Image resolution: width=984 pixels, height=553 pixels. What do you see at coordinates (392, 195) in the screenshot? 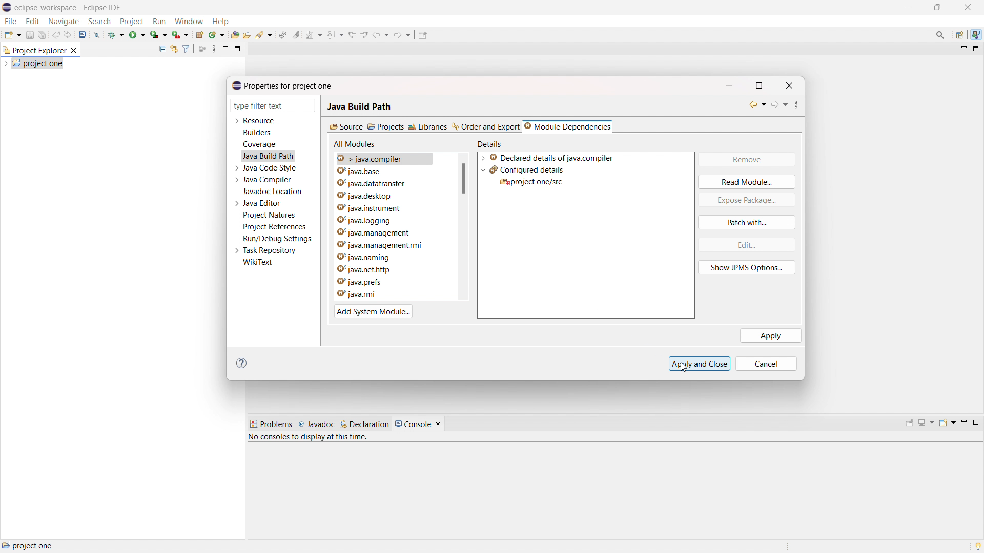
I see `java.desktop` at bounding box center [392, 195].